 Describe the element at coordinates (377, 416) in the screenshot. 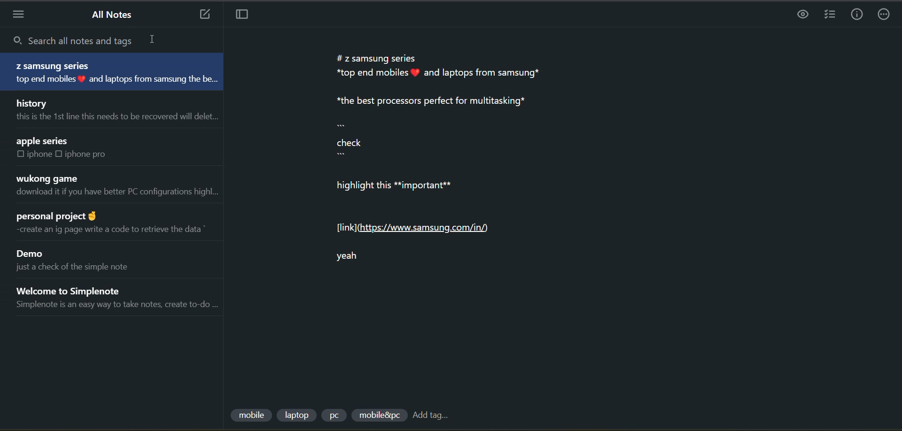

I see `mobile&pc` at that location.